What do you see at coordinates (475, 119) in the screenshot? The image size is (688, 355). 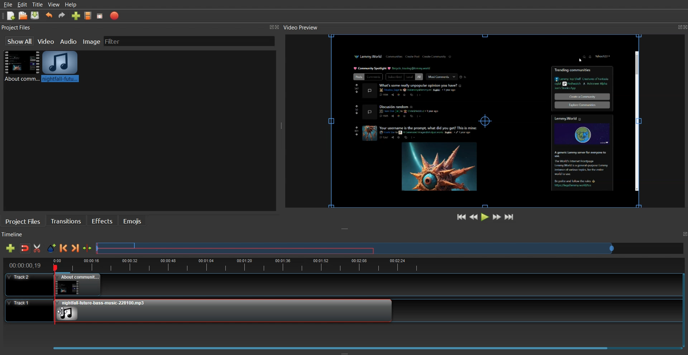 I see `File Preview` at bounding box center [475, 119].